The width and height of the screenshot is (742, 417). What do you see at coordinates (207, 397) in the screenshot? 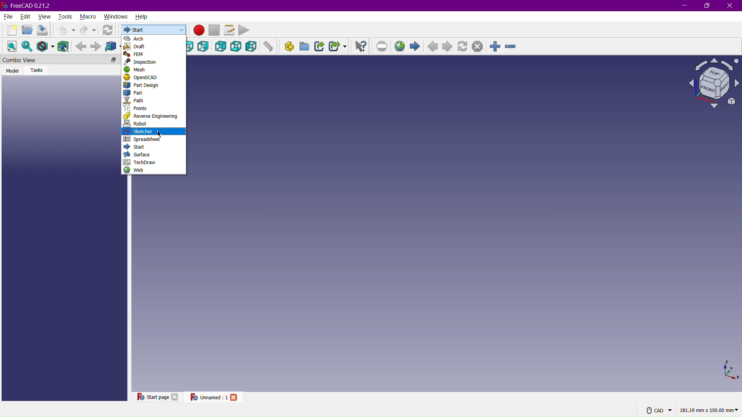
I see `Unnamed : 1` at bounding box center [207, 397].